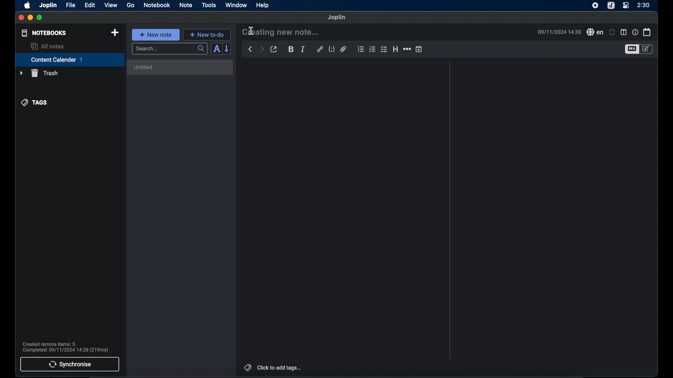 This screenshot has height=378, width=673. I want to click on Joplin, so click(337, 17).